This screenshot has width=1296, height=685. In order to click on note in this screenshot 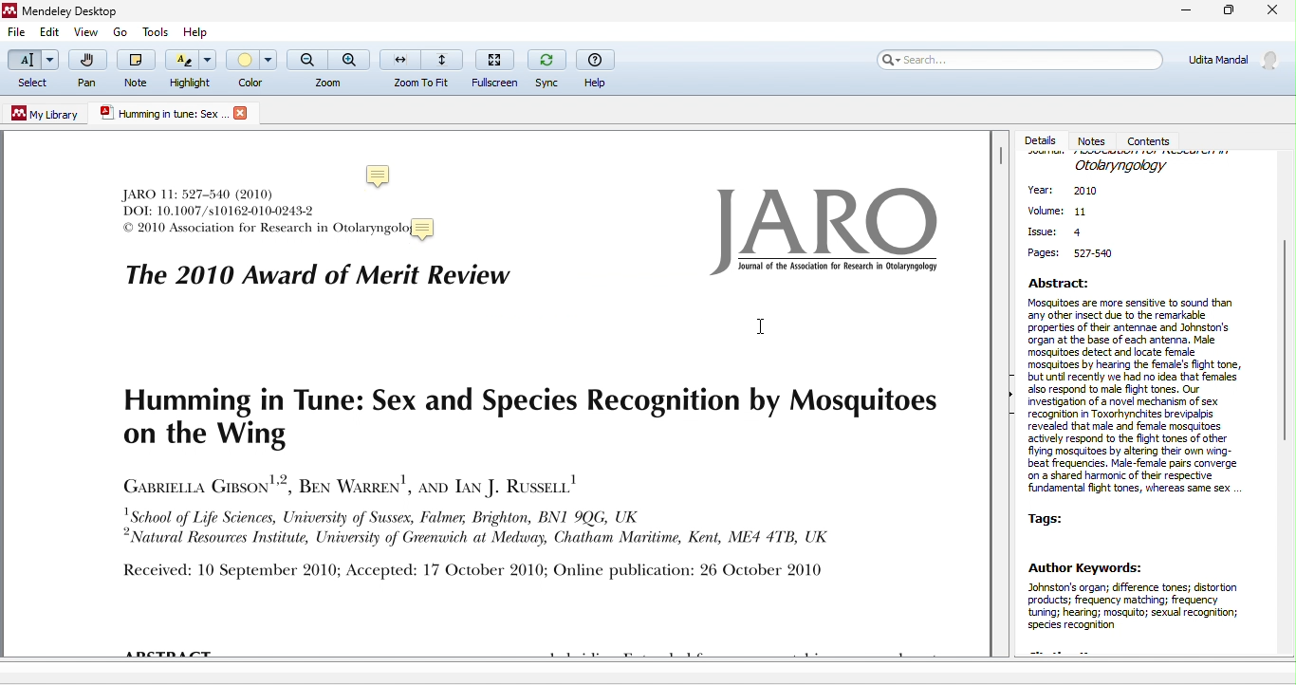, I will do `click(382, 174)`.